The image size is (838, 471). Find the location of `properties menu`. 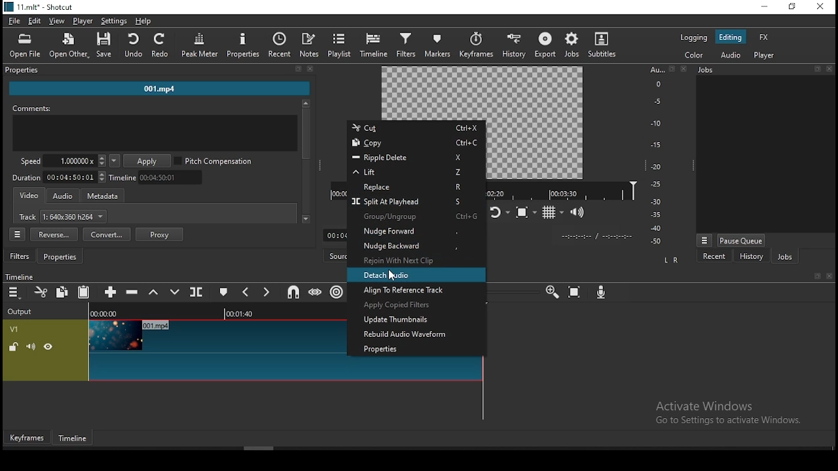

properties menu is located at coordinates (17, 234).